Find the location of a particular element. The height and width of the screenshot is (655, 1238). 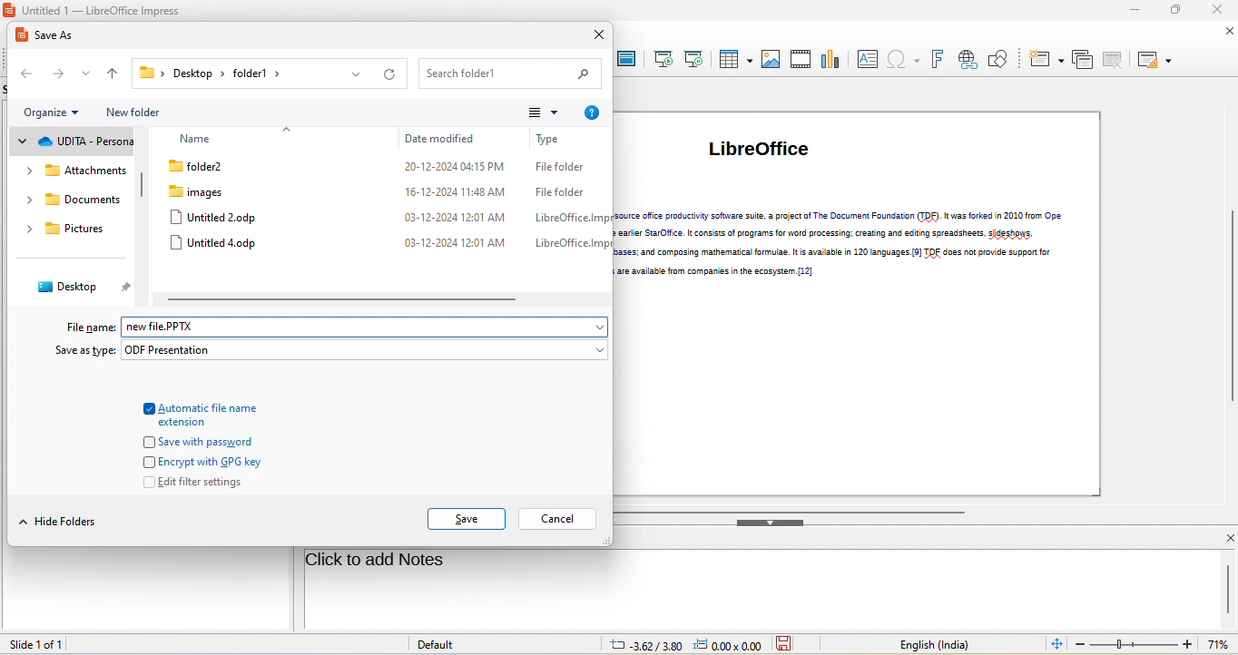

automatic file name extension is located at coordinates (202, 411).